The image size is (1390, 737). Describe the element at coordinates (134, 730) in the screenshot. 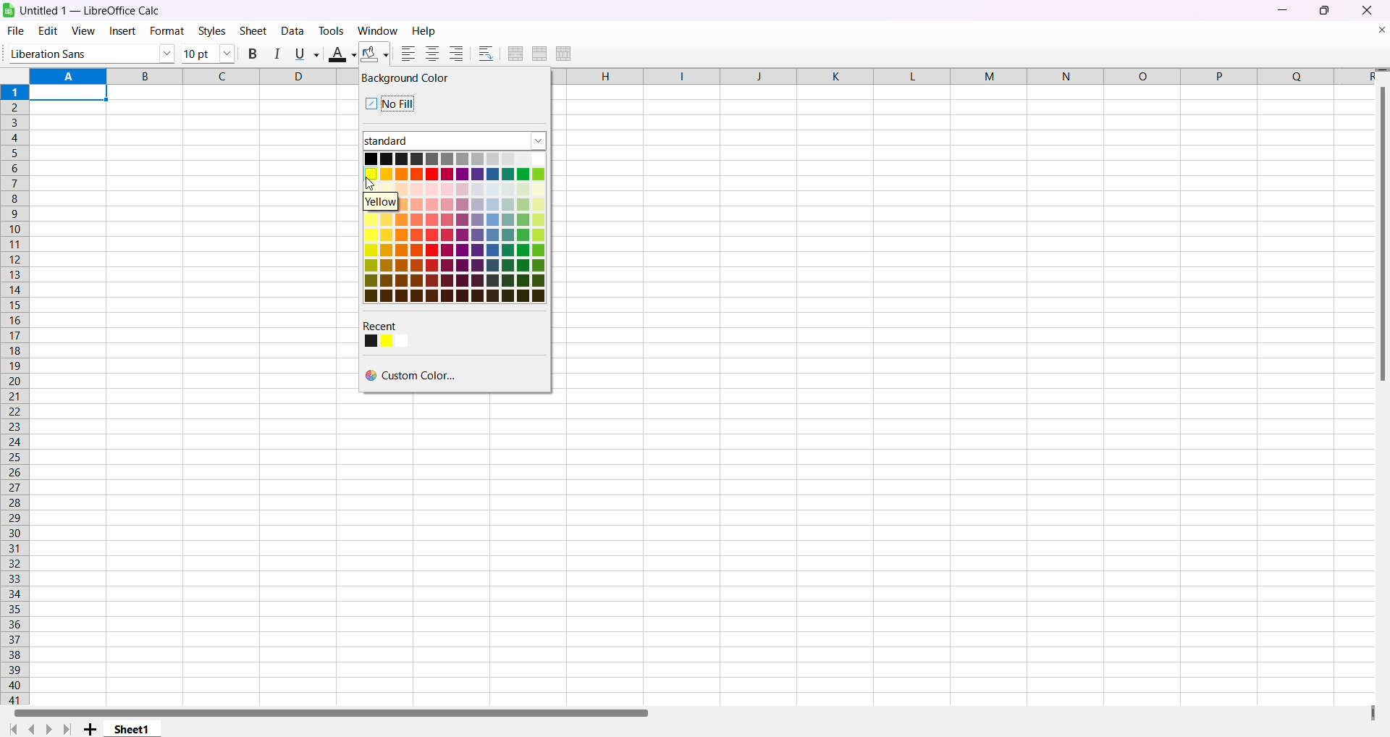

I see `sheet1` at that location.